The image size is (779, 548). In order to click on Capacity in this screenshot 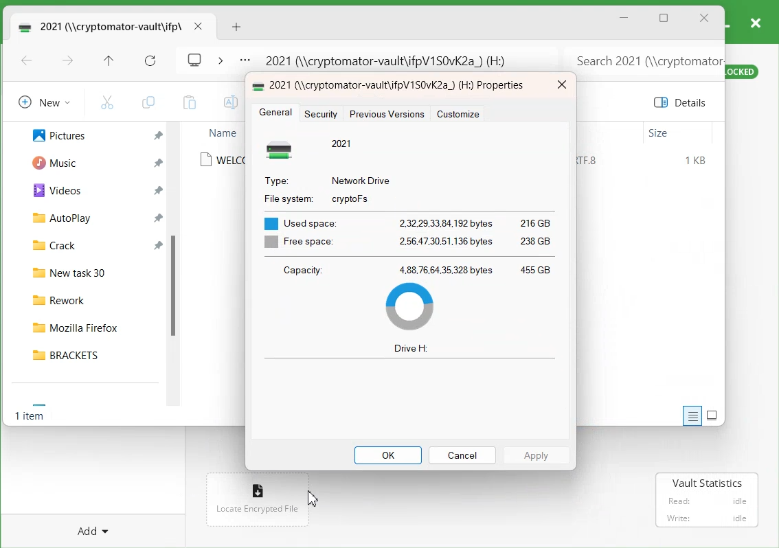, I will do `click(302, 270)`.